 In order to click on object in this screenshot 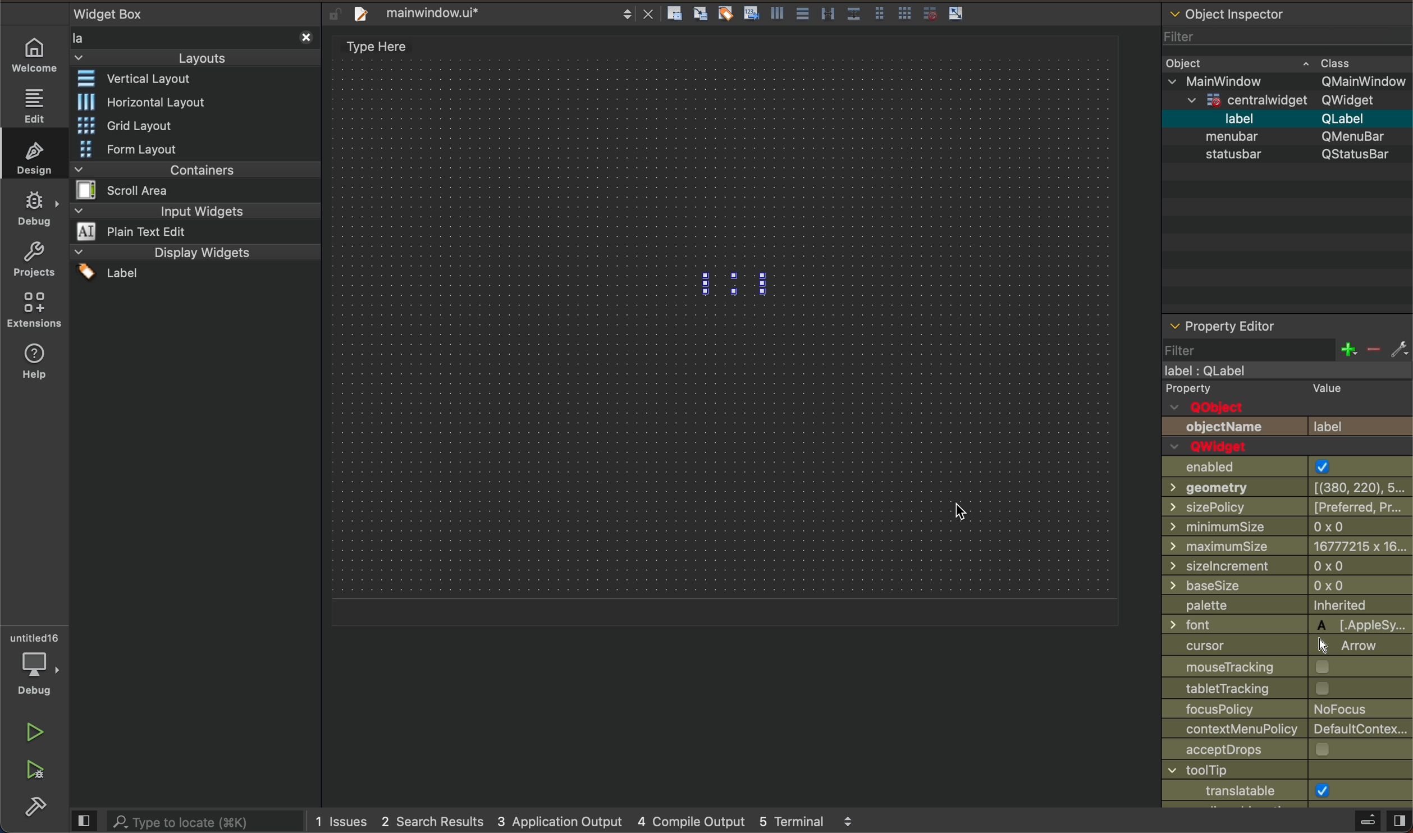, I will do `click(1263, 63)`.